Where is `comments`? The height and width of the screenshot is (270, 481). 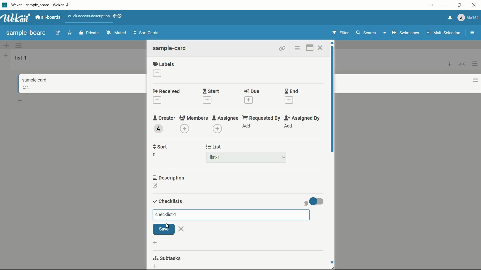 comments is located at coordinates (25, 88).